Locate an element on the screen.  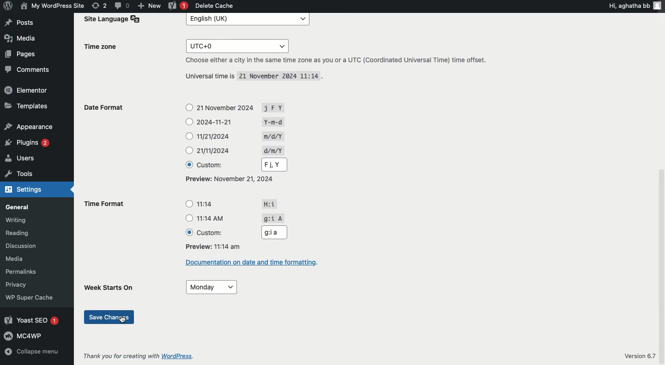
Privacy is located at coordinates (14, 285).